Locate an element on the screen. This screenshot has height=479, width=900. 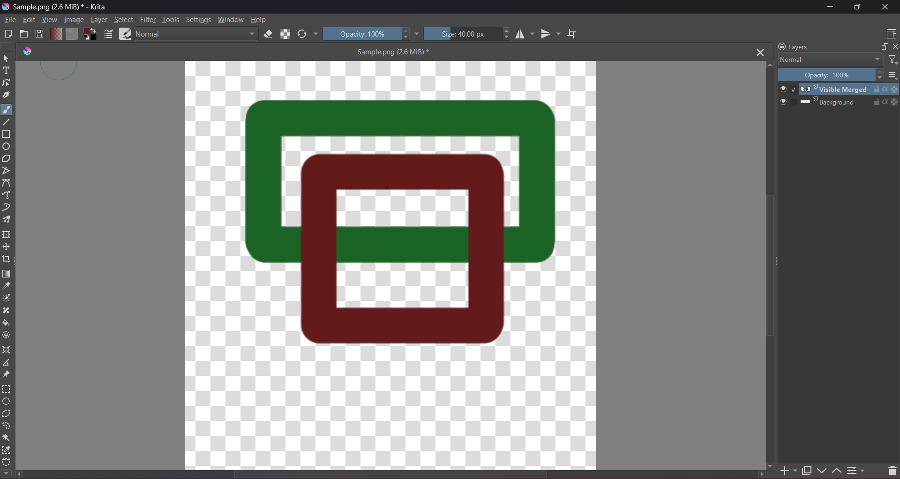
Fill Color is located at coordinates (71, 33).